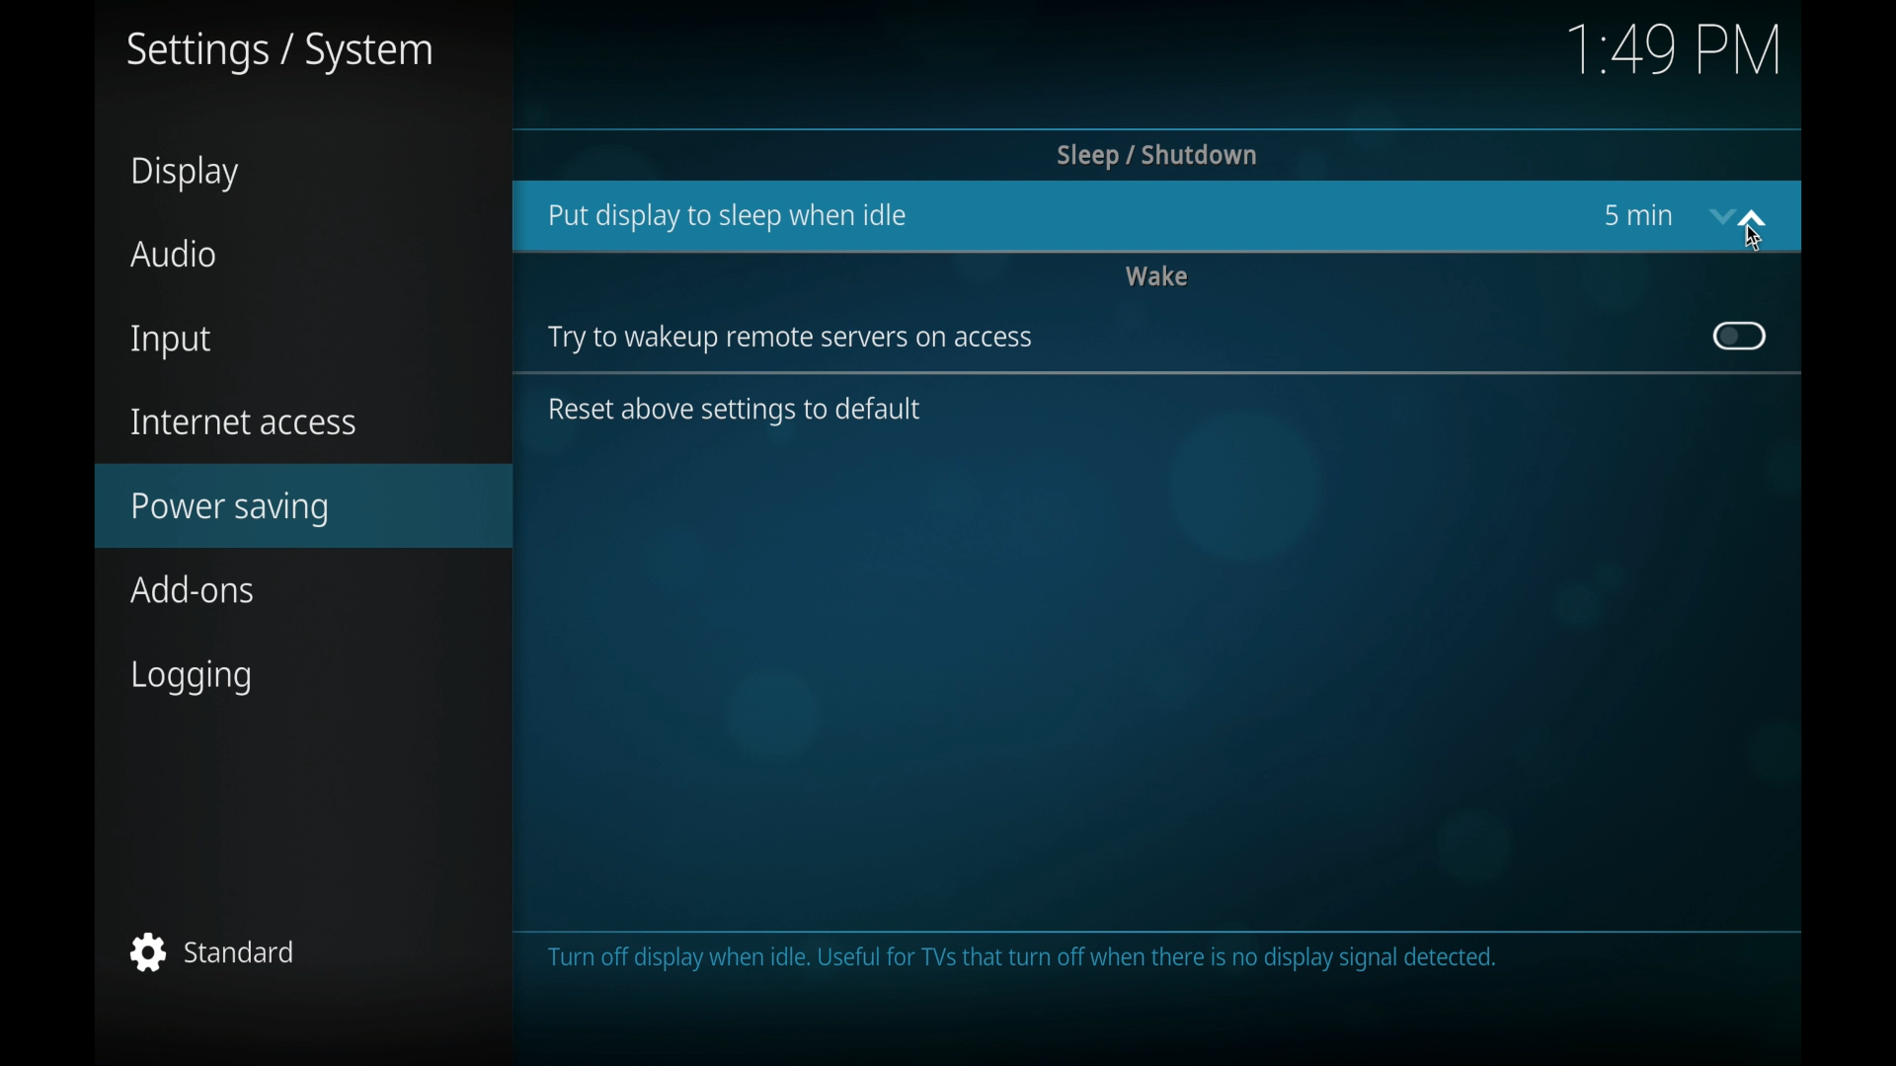 The image size is (1896, 1066). What do you see at coordinates (306, 505) in the screenshot?
I see `power-saving` at bounding box center [306, 505].